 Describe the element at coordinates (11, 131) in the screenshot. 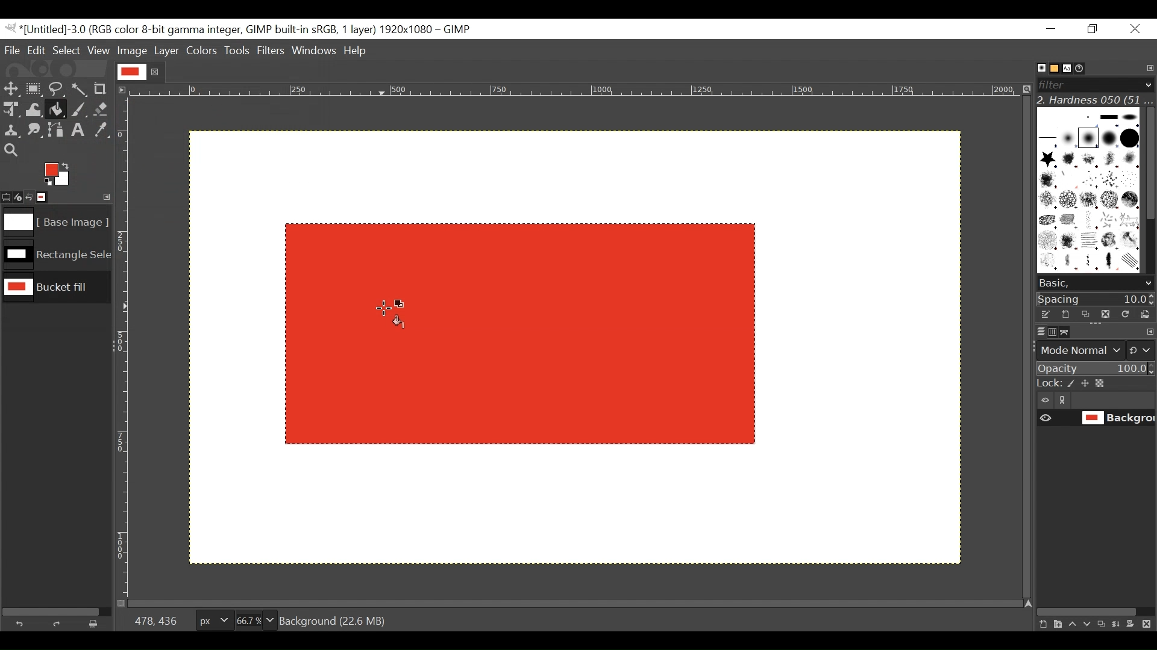

I see `Clone tool` at that location.